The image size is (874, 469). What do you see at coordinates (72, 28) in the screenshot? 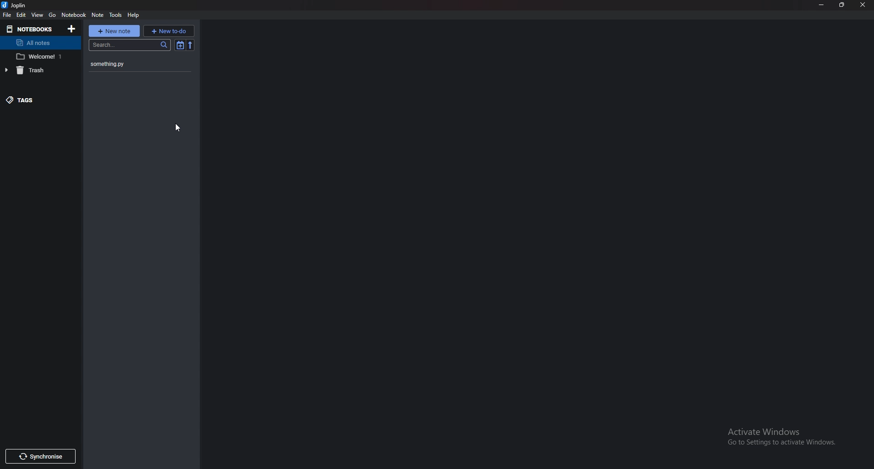
I see `Add notebooks` at bounding box center [72, 28].